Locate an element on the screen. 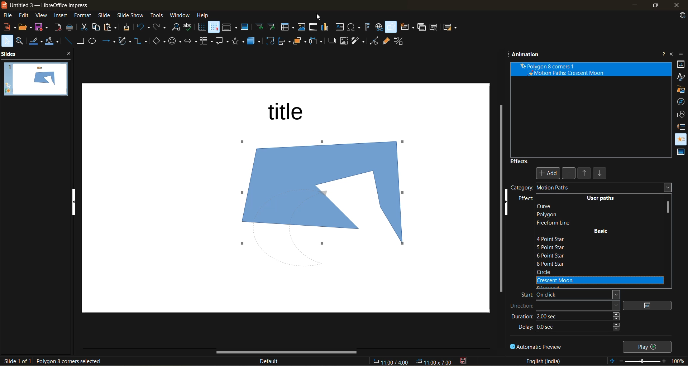  master slide is located at coordinates (244, 27).